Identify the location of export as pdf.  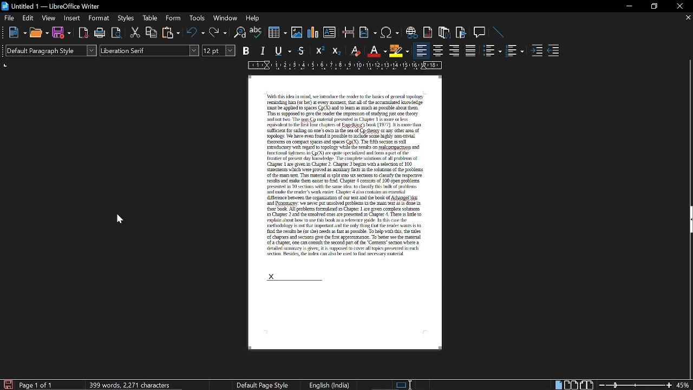
(83, 34).